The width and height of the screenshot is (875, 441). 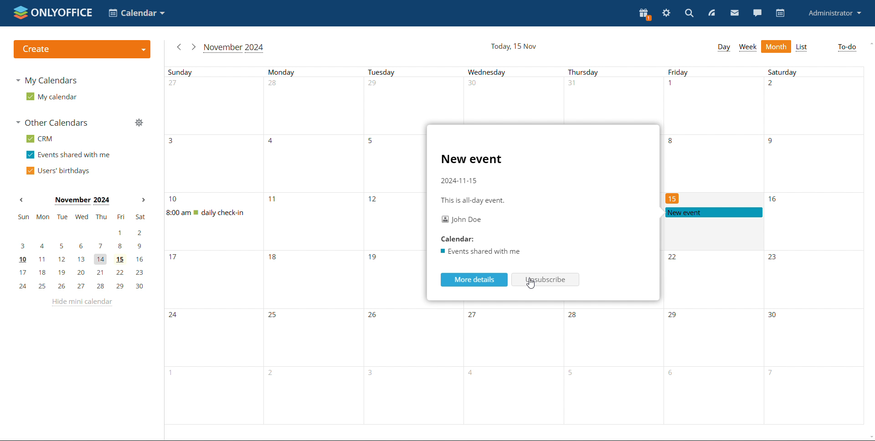 What do you see at coordinates (472, 84) in the screenshot?
I see `Number` at bounding box center [472, 84].